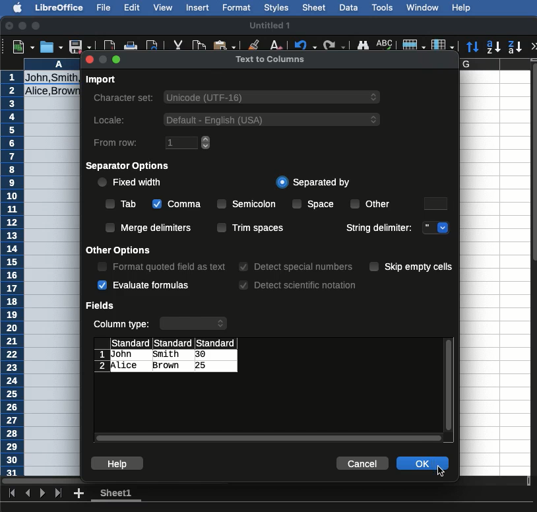 Image resolution: width=537 pixels, height=512 pixels. I want to click on Open, so click(52, 47).